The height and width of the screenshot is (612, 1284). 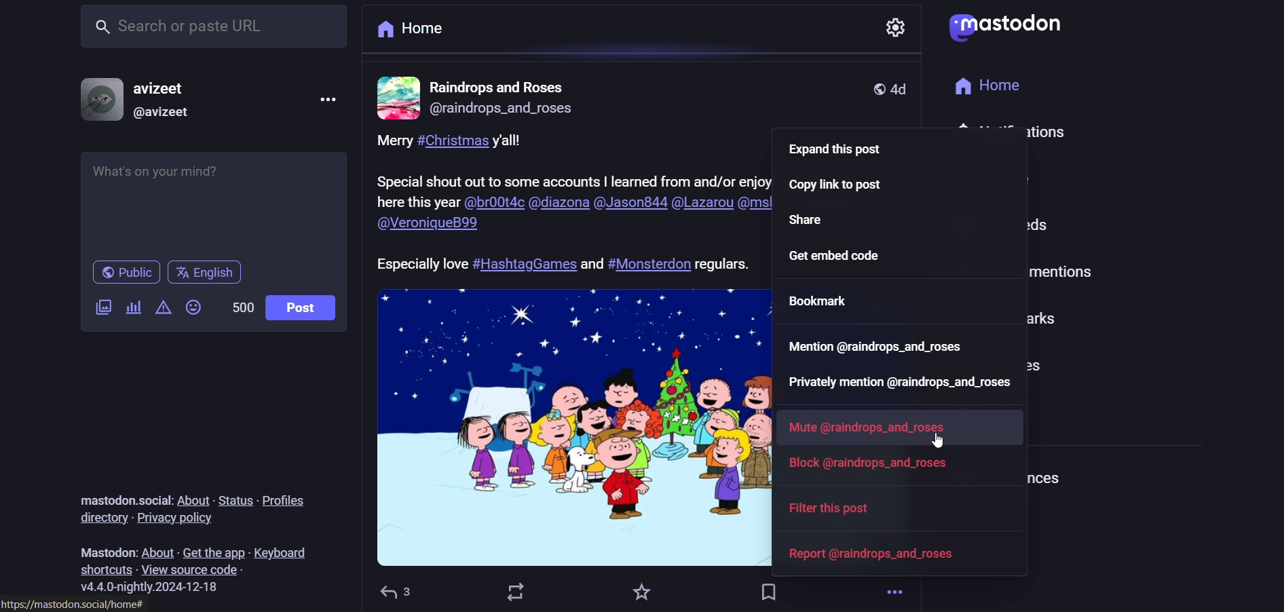 What do you see at coordinates (411, 30) in the screenshot?
I see `home` at bounding box center [411, 30].